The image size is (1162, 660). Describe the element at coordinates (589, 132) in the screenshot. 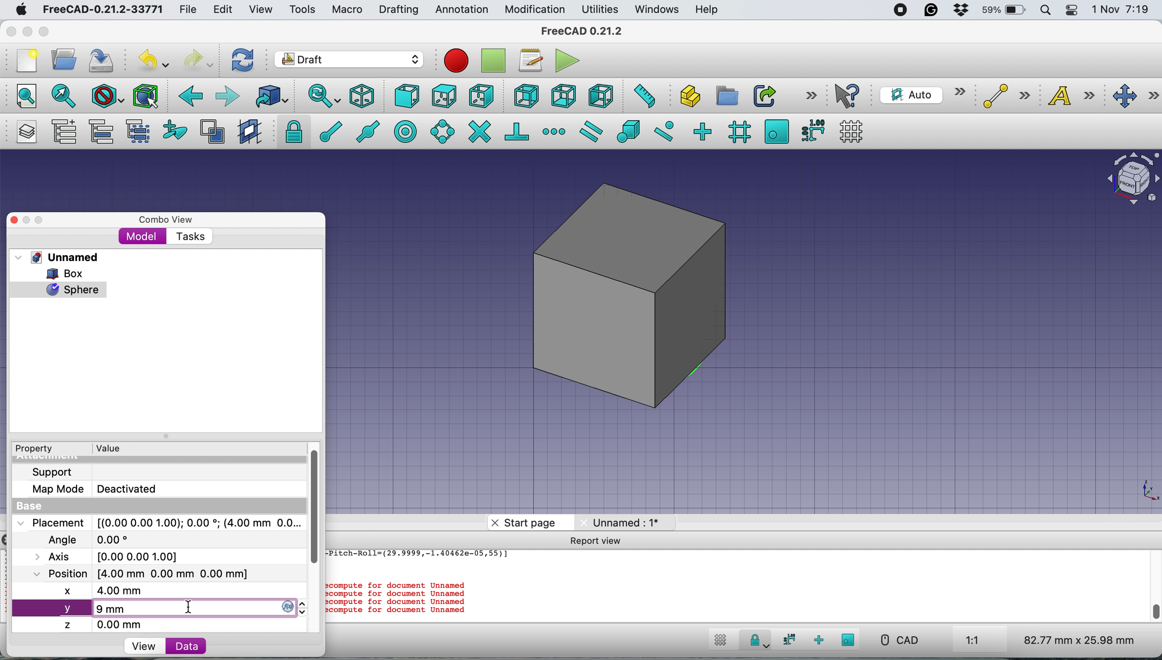

I see `snap parallel` at that location.